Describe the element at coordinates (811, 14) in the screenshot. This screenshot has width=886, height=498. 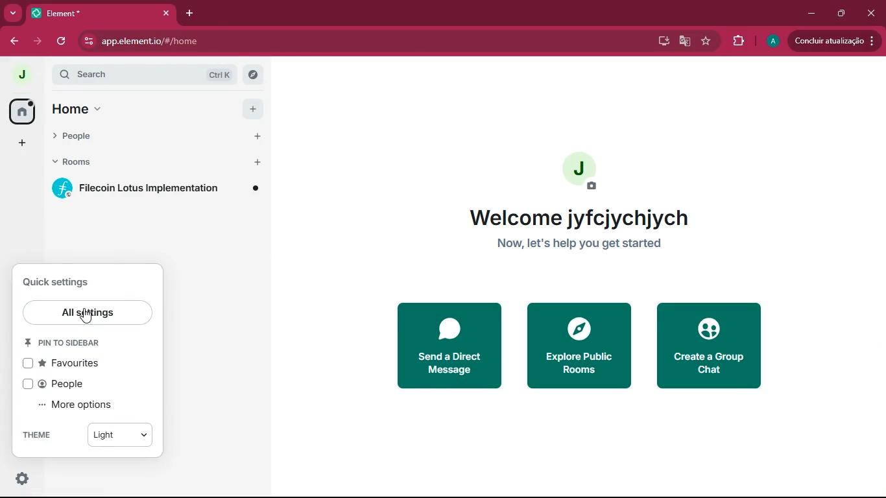
I see `minimize` at that location.